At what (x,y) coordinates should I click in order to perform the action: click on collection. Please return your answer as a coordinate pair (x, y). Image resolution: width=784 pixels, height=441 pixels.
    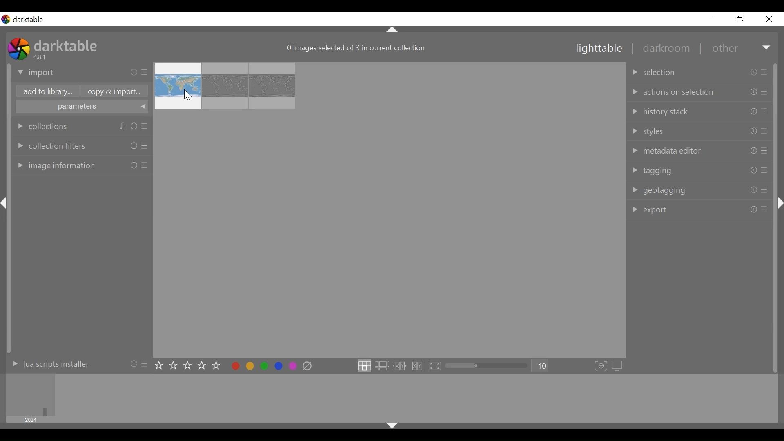
    Looking at the image, I should click on (80, 125).